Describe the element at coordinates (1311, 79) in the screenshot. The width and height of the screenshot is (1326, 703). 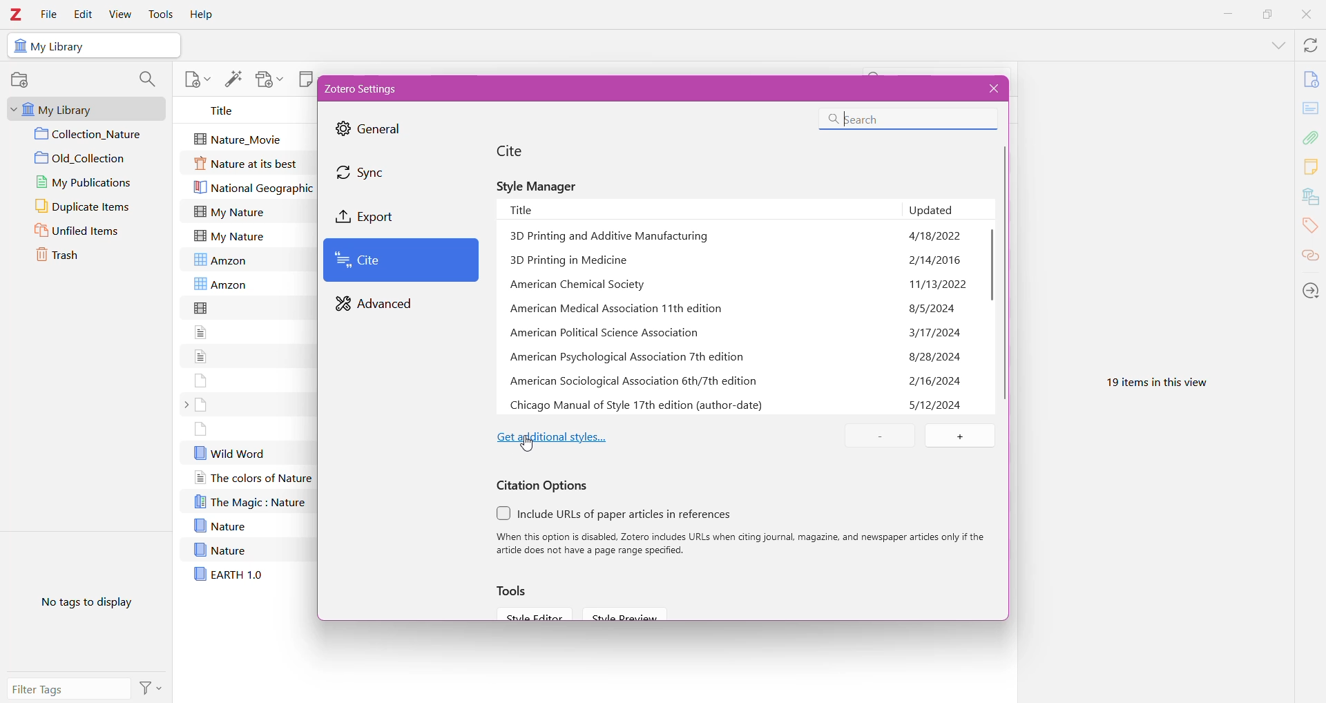
I see `Info` at that location.